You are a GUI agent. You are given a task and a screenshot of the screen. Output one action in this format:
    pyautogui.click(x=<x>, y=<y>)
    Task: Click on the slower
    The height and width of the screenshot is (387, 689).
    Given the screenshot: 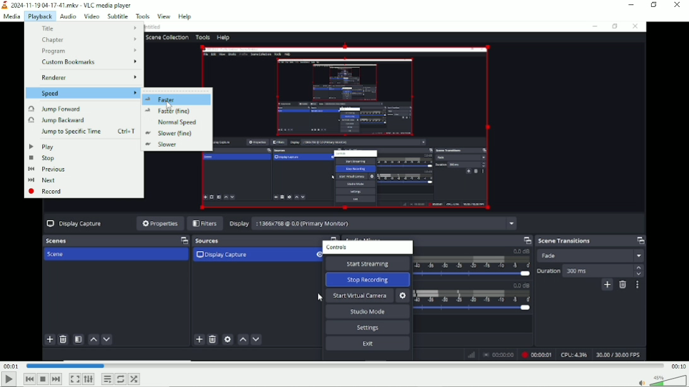 What is the action you would take?
    pyautogui.click(x=176, y=145)
    